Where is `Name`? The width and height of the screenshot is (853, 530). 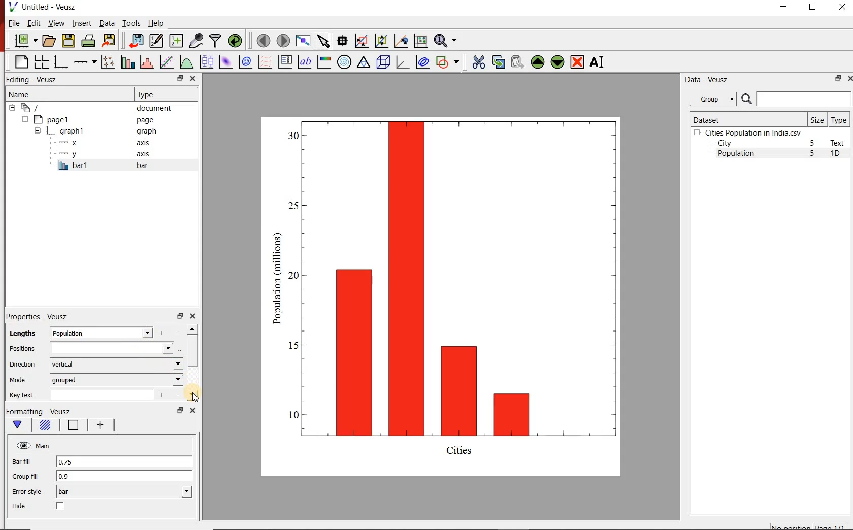 Name is located at coordinates (57, 94).